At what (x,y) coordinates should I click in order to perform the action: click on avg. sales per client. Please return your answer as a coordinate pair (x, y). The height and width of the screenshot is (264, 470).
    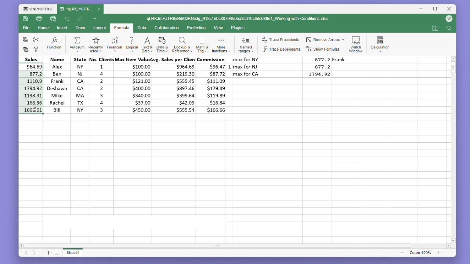
    Looking at the image, I should click on (175, 85).